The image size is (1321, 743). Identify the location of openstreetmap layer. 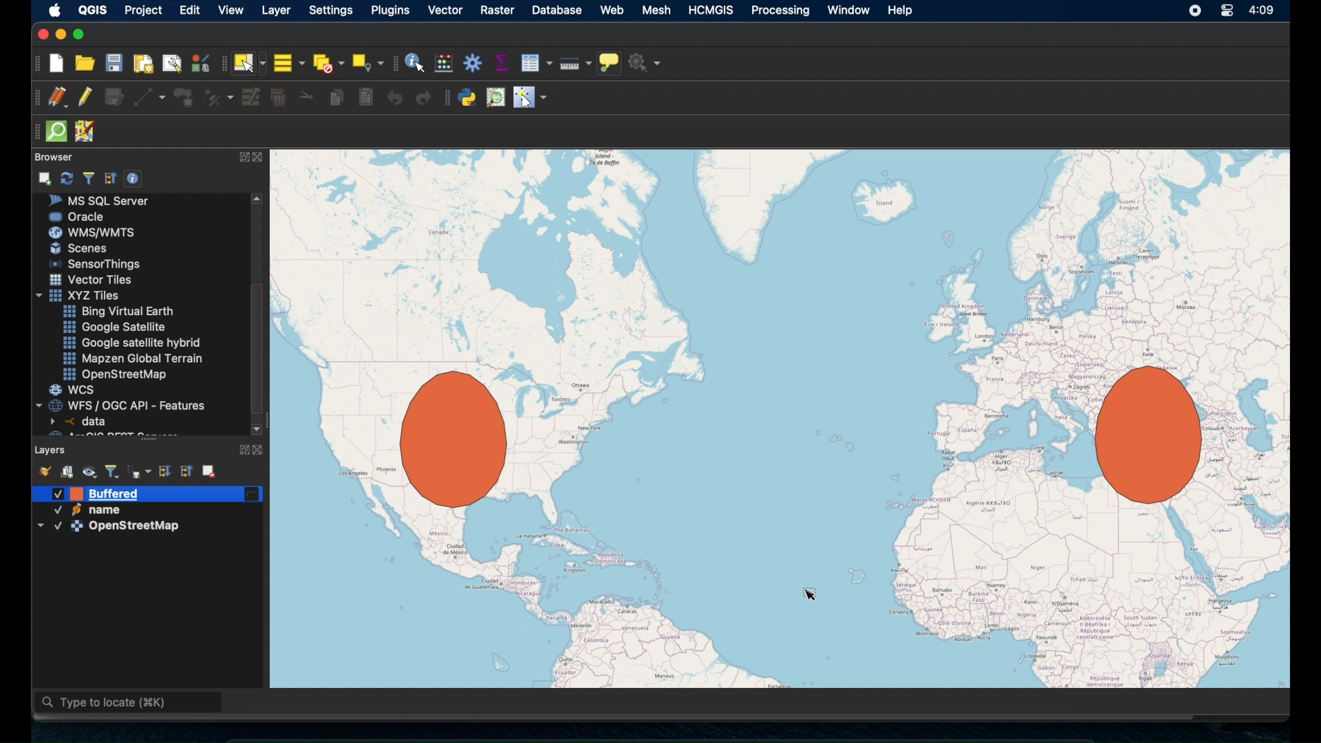
(109, 530).